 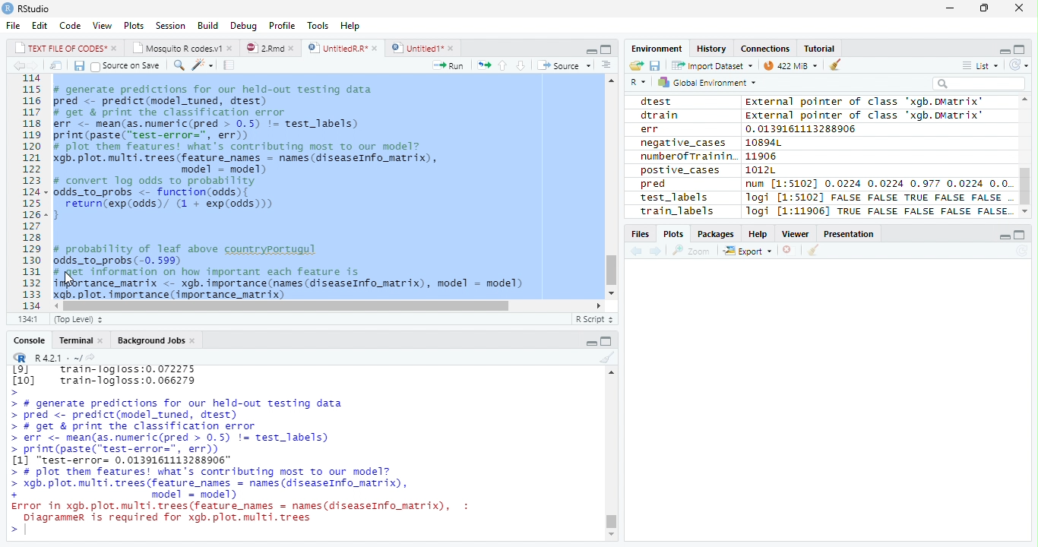 What do you see at coordinates (1025, 157) in the screenshot?
I see `Scroll` at bounding box center [1025, 157].